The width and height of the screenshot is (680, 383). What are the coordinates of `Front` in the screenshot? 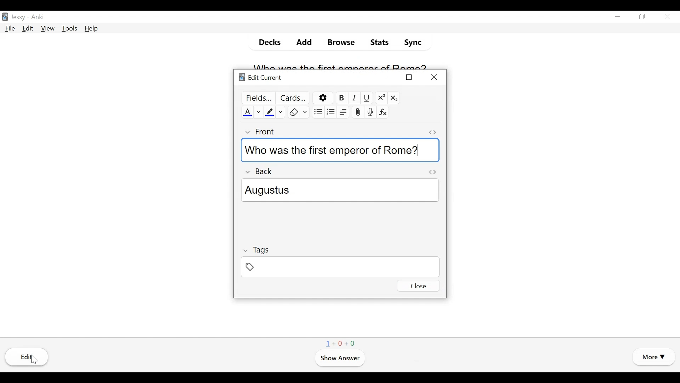 It's located at (259, 132).